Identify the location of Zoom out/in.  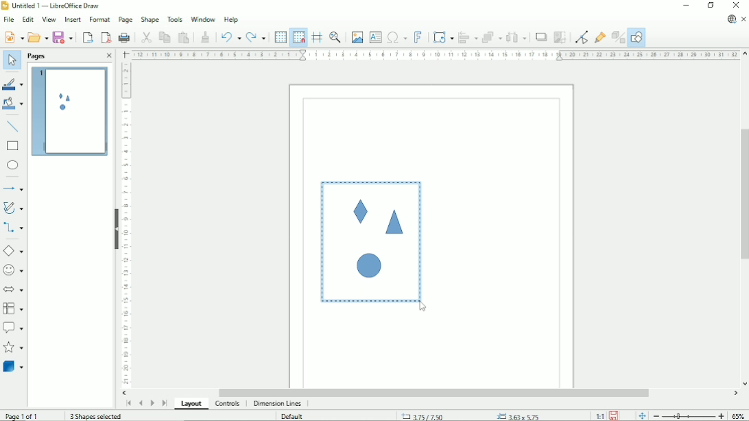
(688, 416).